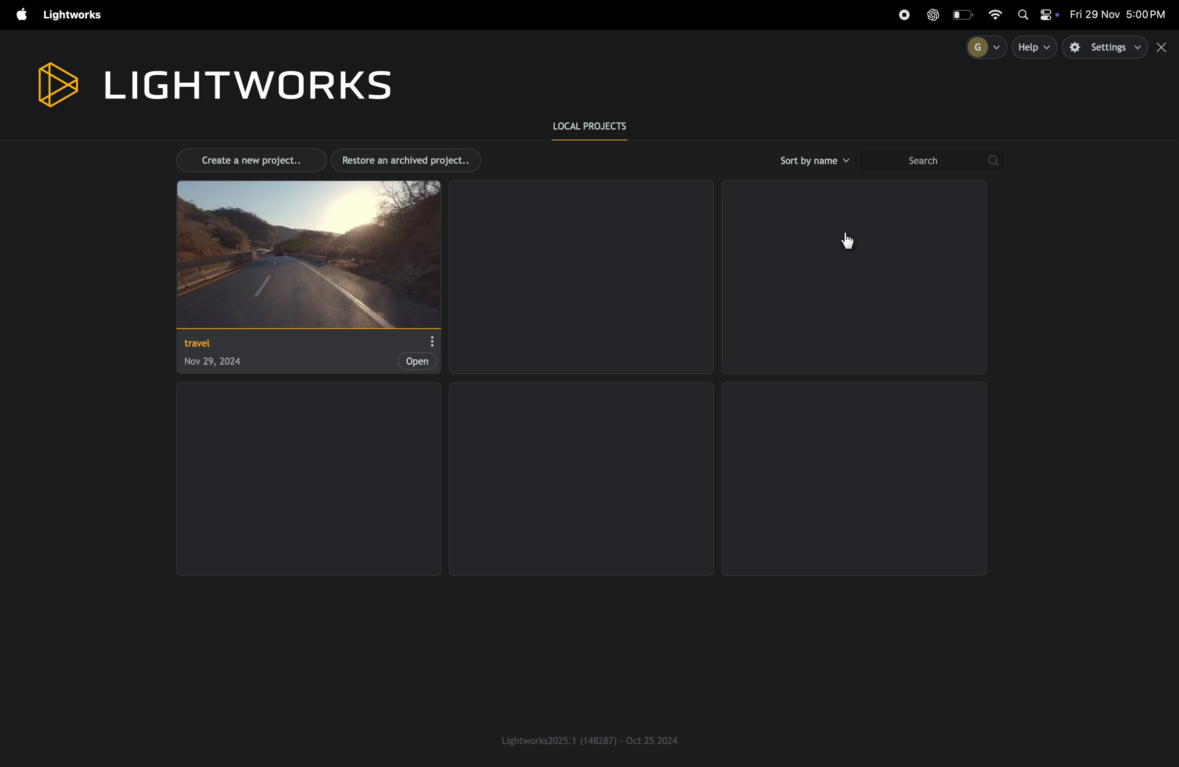 Image resolution: width=1179 pixels, height=767 pixels. Describe the element at coordinates (904, 15) in the screenshot. I see `record` at that location.